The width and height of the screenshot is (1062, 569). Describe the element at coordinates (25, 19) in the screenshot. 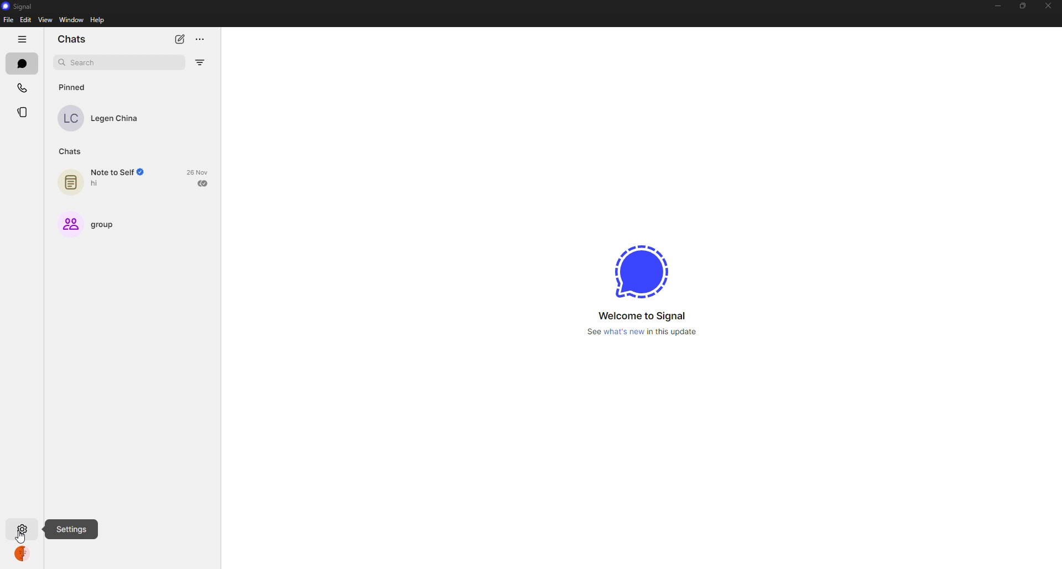

I see `edit` at that location.